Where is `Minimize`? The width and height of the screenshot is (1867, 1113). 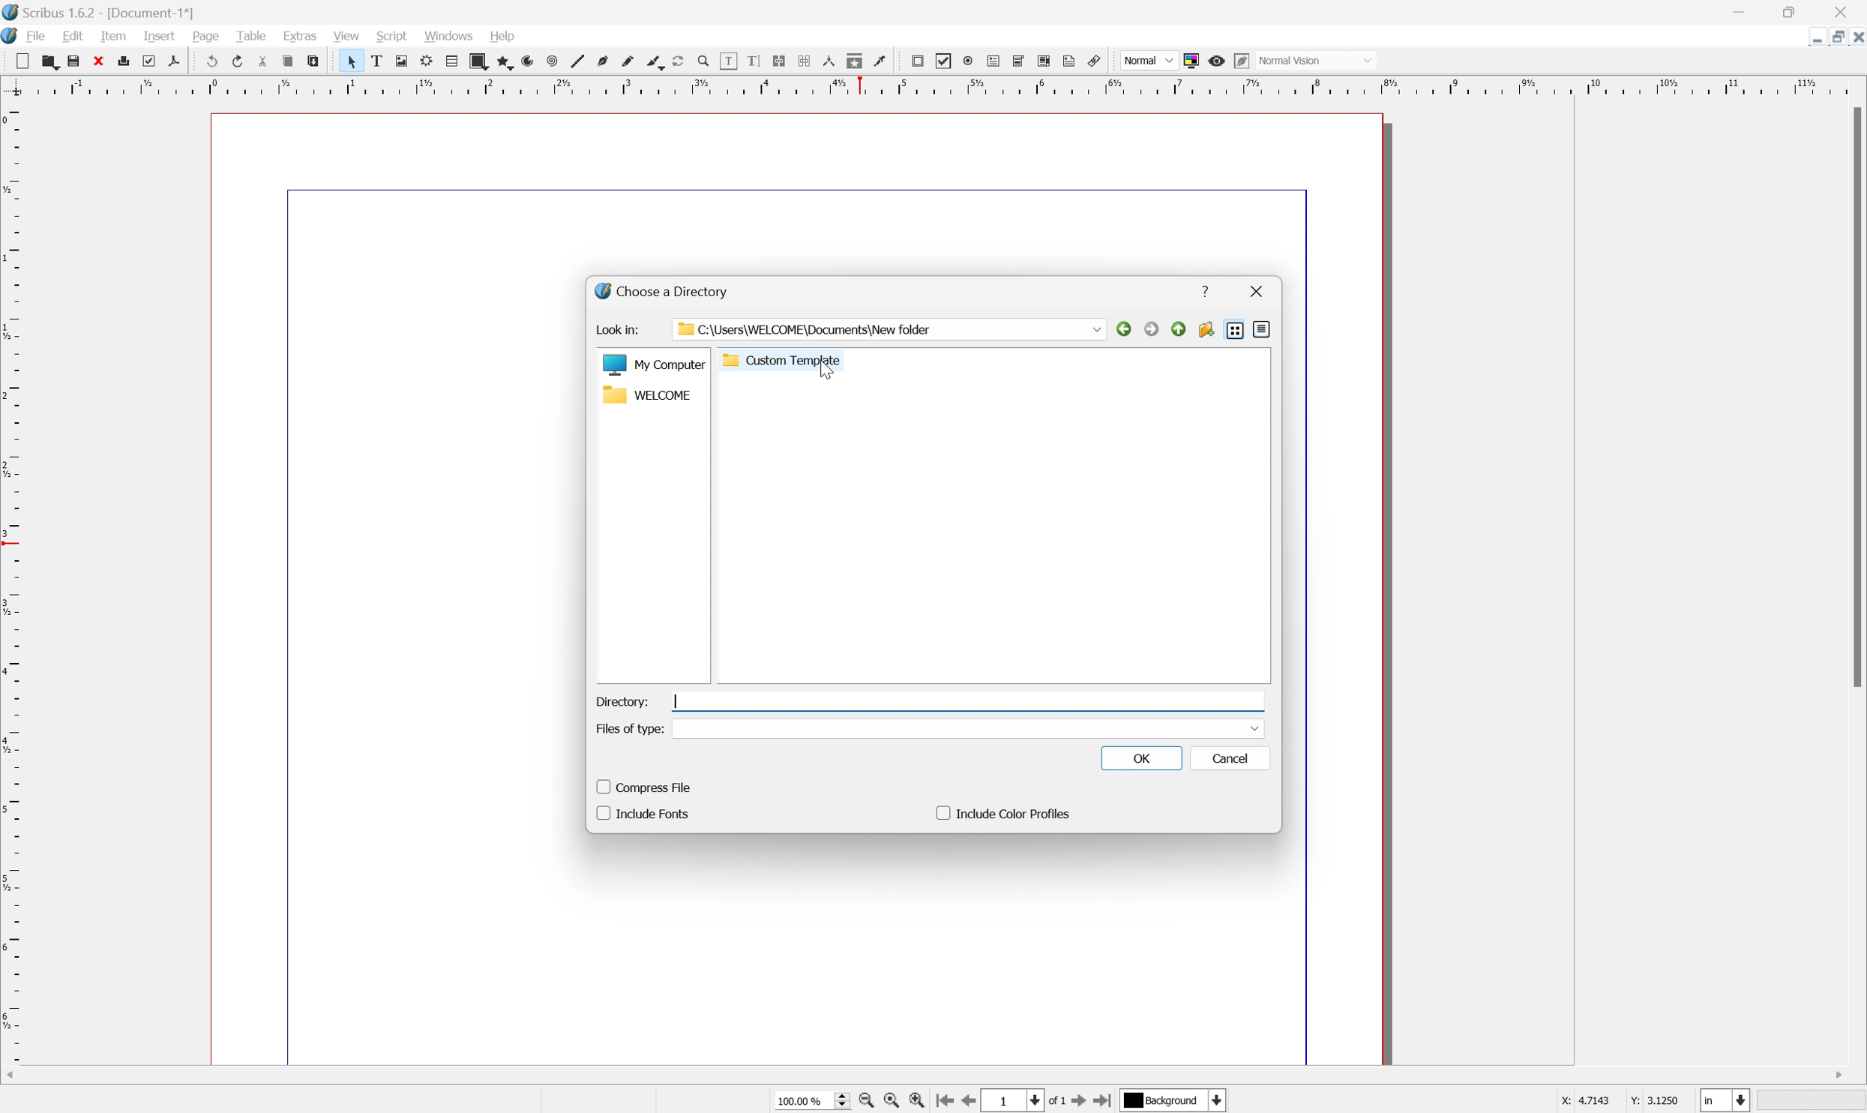
Minimize is located at coordinates (1741, 13).